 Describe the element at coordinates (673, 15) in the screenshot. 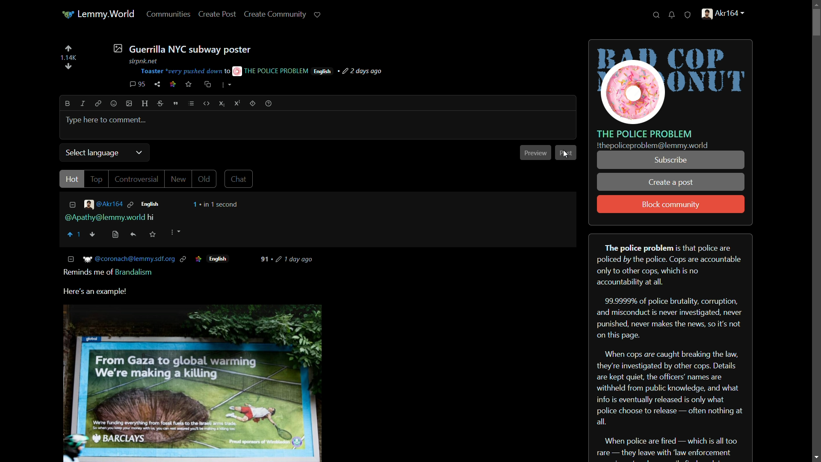

I see `unread notifications` at that location.